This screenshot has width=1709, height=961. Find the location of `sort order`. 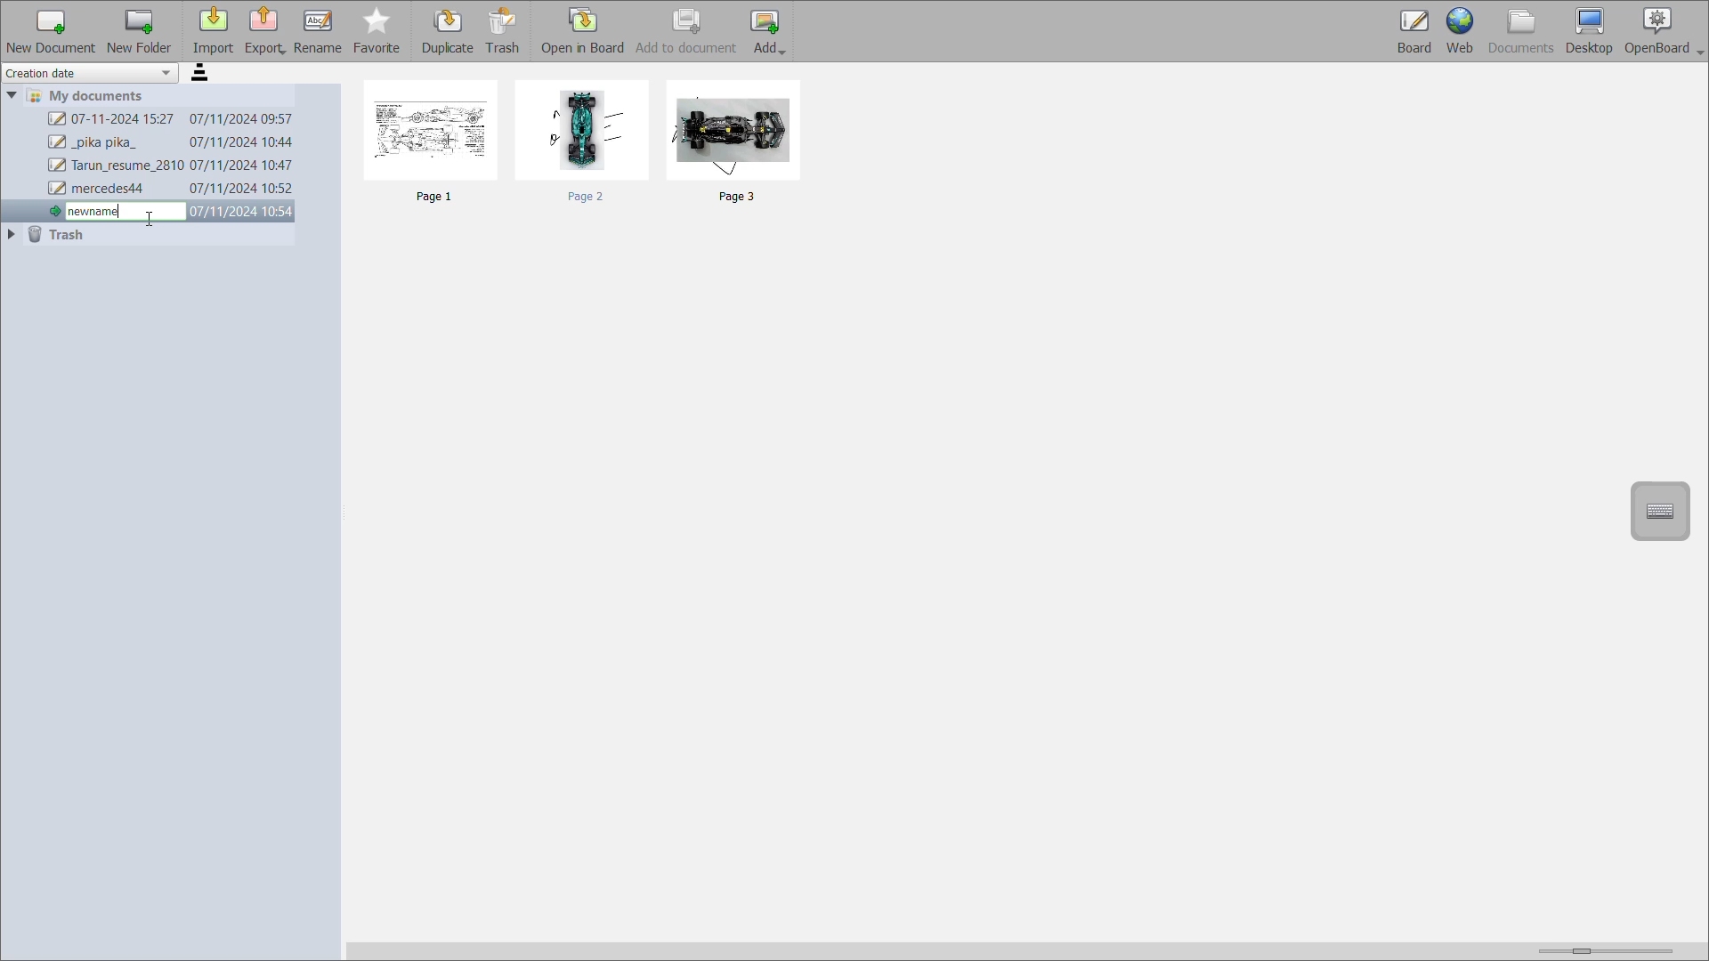

sort order is located at coordinates (204, 75).